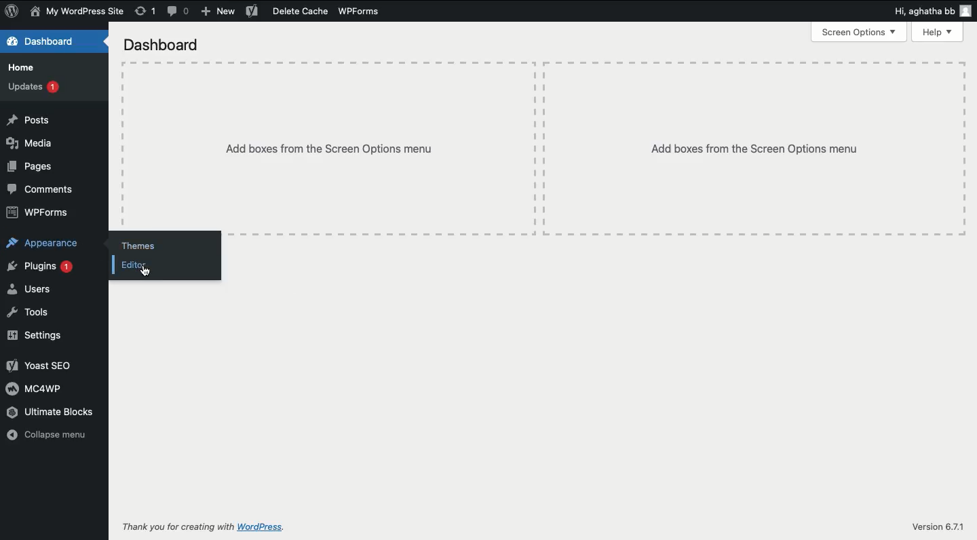 This screenshot has height=540, width=977. Describe the element at coordinates (220, 10) in the screenshot. I see `+ New` at that location.